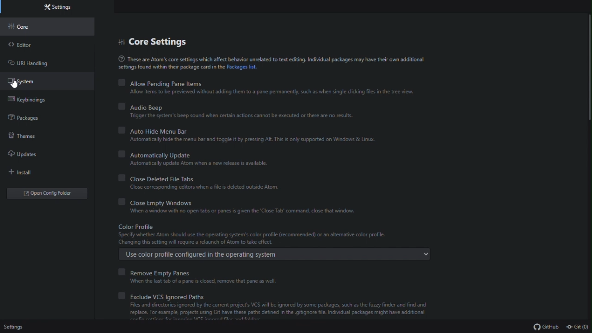  What do you see at coordinates (272, 254) in the screenshot?
I see `Use color profile configured in the operating system .` at bounding box center [272, 254].